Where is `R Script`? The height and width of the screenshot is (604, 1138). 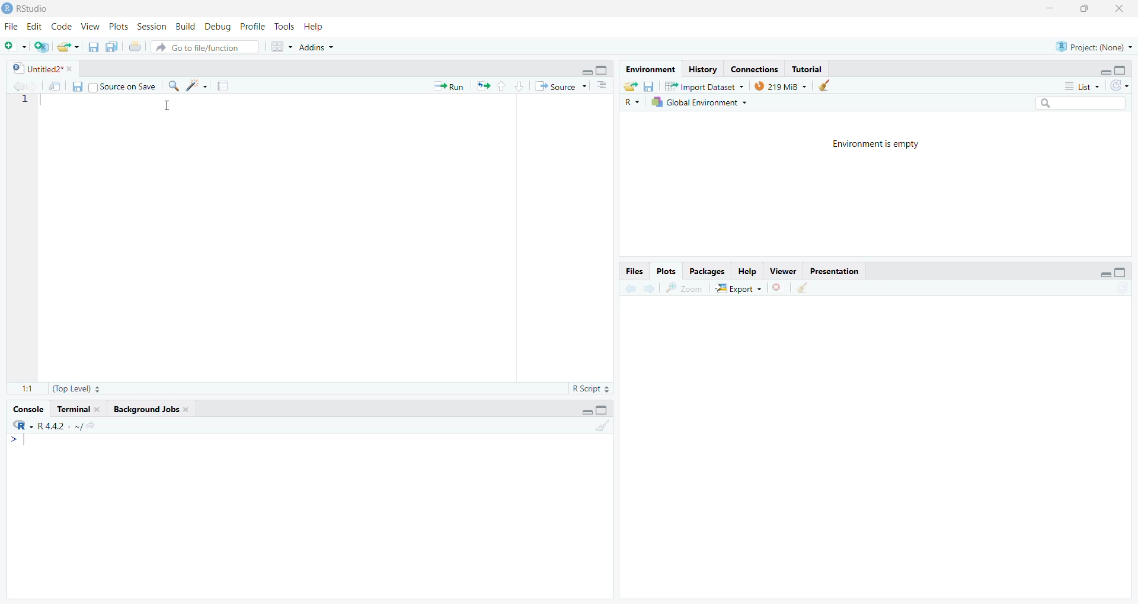
R Script is located at coordinates (592, 388).